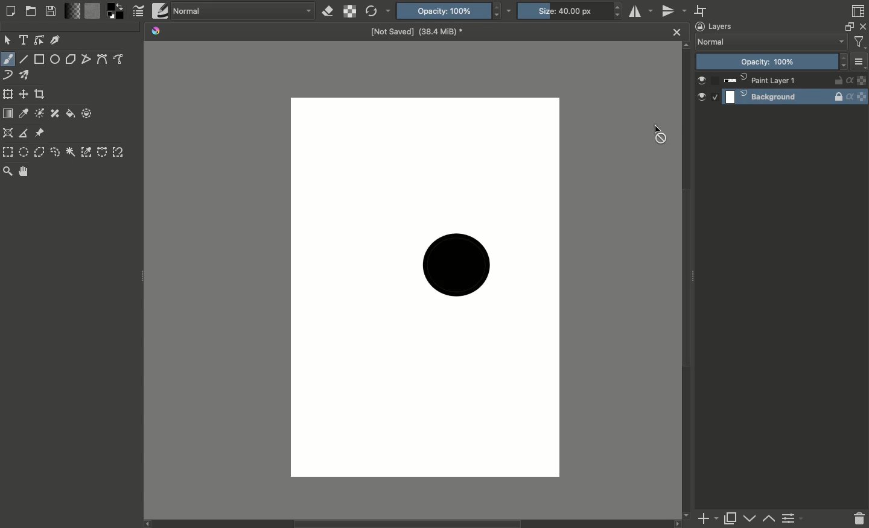  What do you see at coordinates (24, 95) in the screenshot?
I see `Move a layer` at bounding box center [24, 95].